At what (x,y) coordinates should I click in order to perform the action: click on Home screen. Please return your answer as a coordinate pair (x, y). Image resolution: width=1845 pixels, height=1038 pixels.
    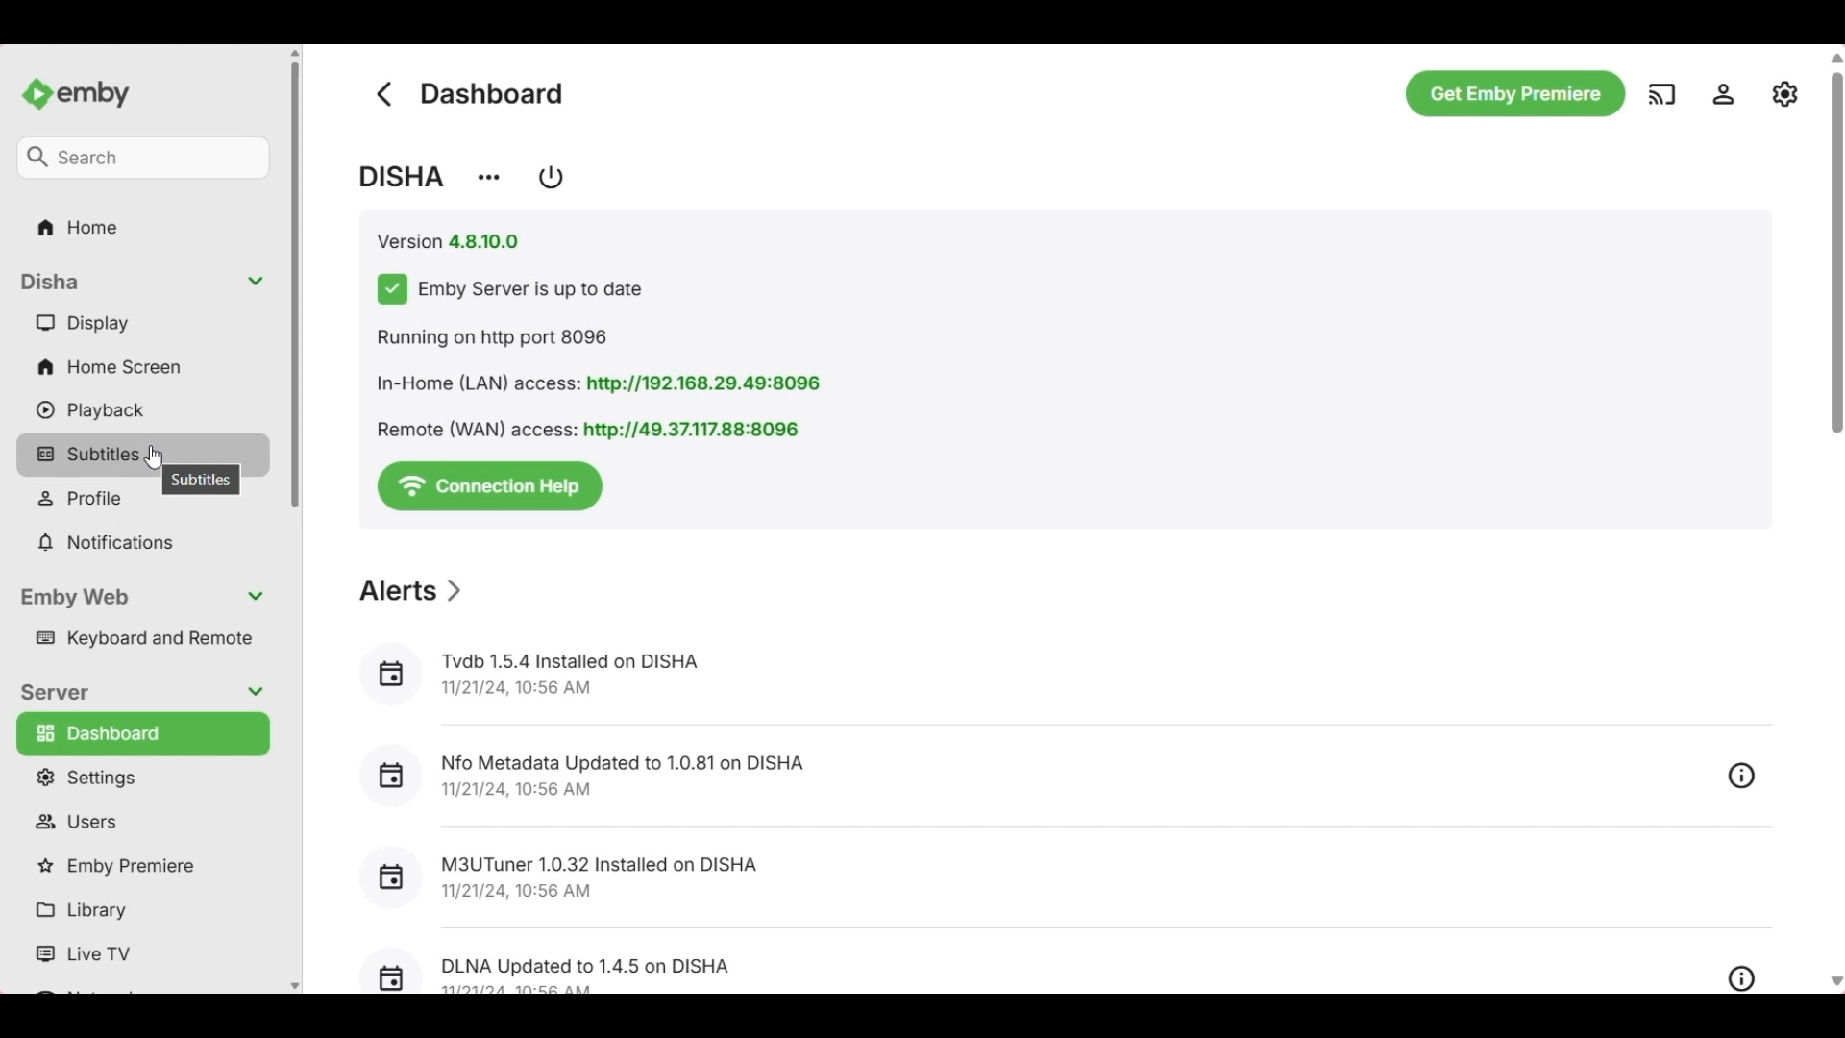
    Looking at the image, I should click on (146, 367).